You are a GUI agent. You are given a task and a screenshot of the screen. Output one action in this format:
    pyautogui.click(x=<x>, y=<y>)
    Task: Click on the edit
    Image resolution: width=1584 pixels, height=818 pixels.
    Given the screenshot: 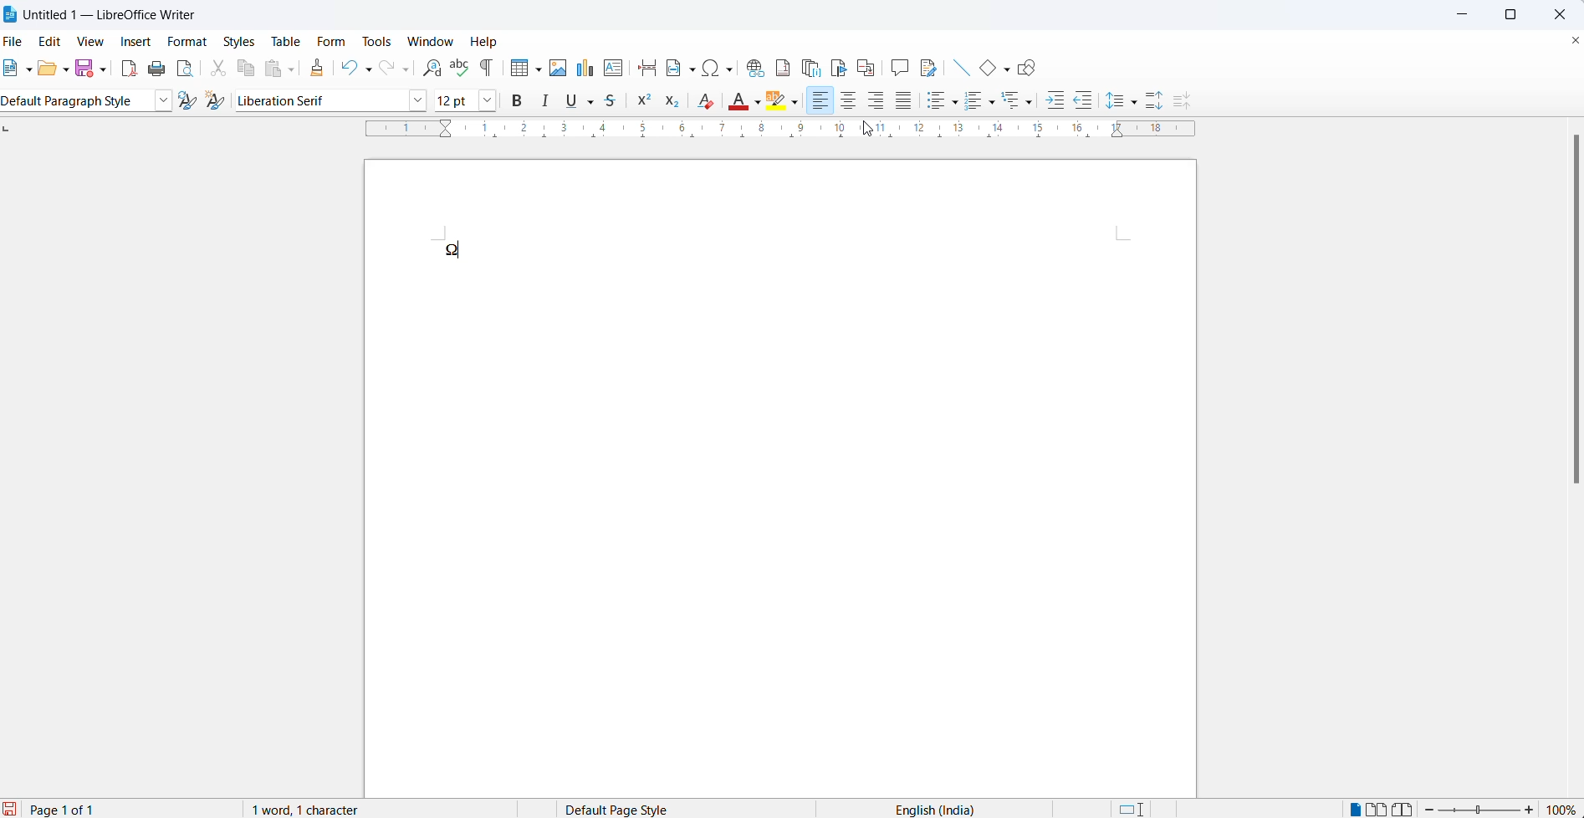 What is the action you would take?
    pyautogui.click(x=54, y=39)
    